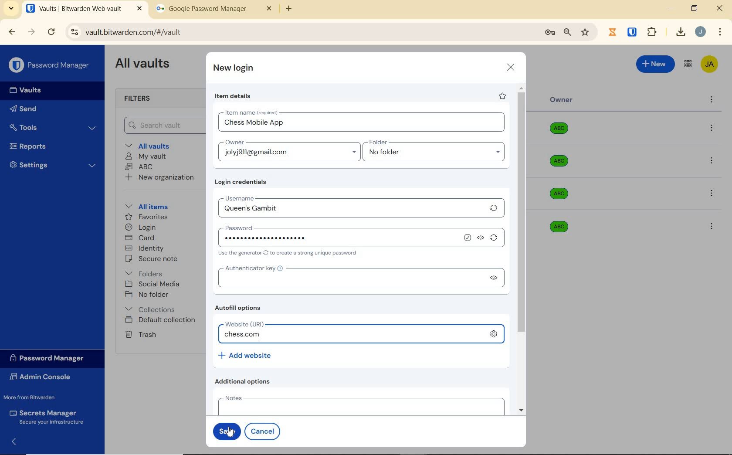 The image size is (732, 455). I want to click on Account, so click(700, 32).